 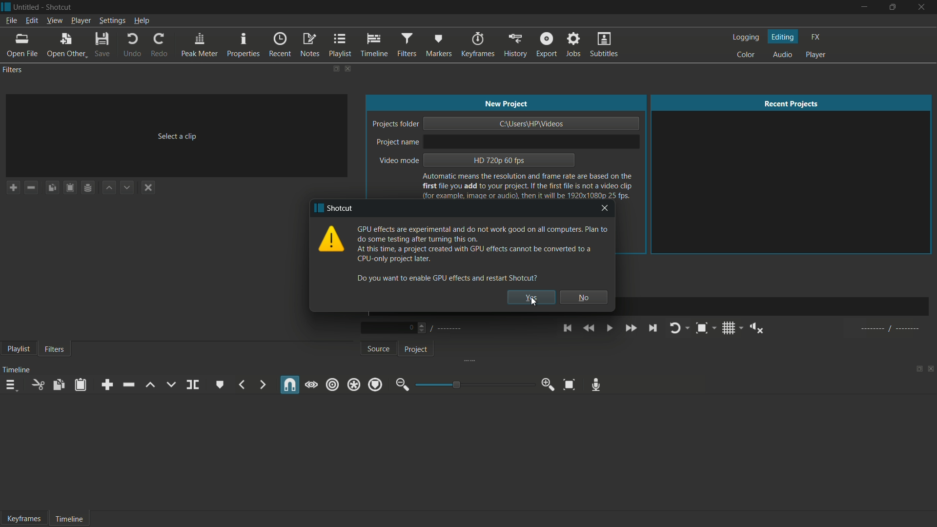 What do you see at coordinates (111, 21) in the screenshot?
I see `settings menu` at bounding box center [111, 21].